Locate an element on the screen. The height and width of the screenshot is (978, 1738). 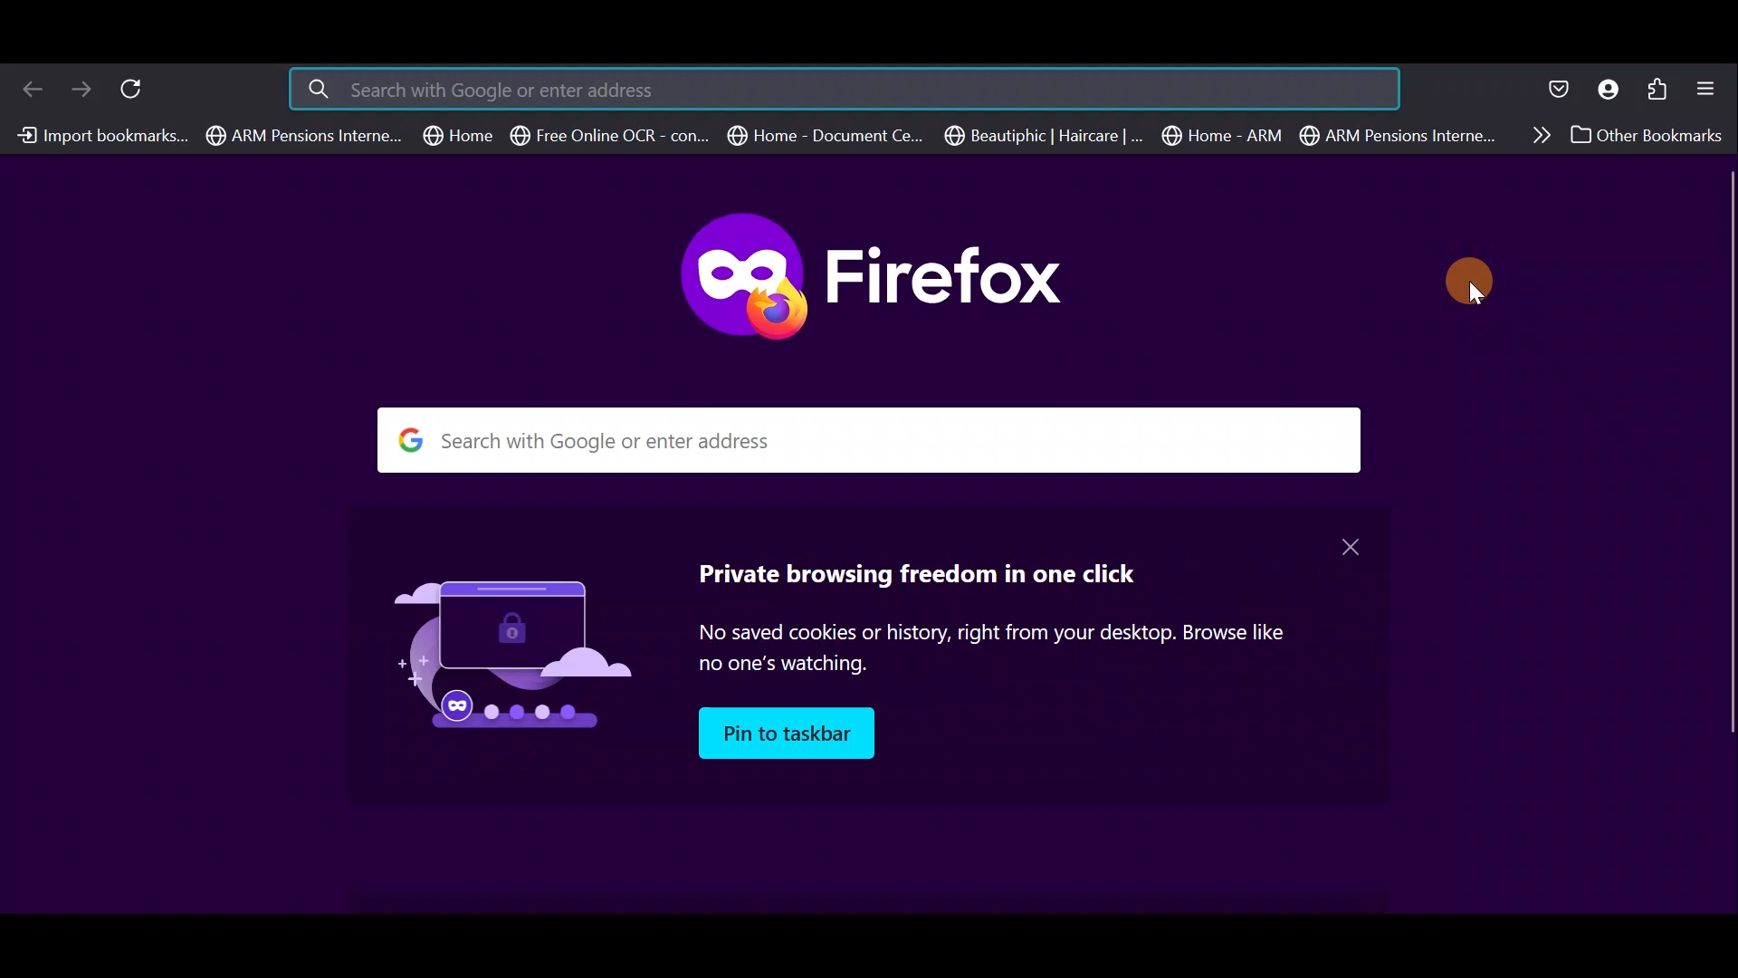
Pin to taskbar is located at coordinates (784, 733).